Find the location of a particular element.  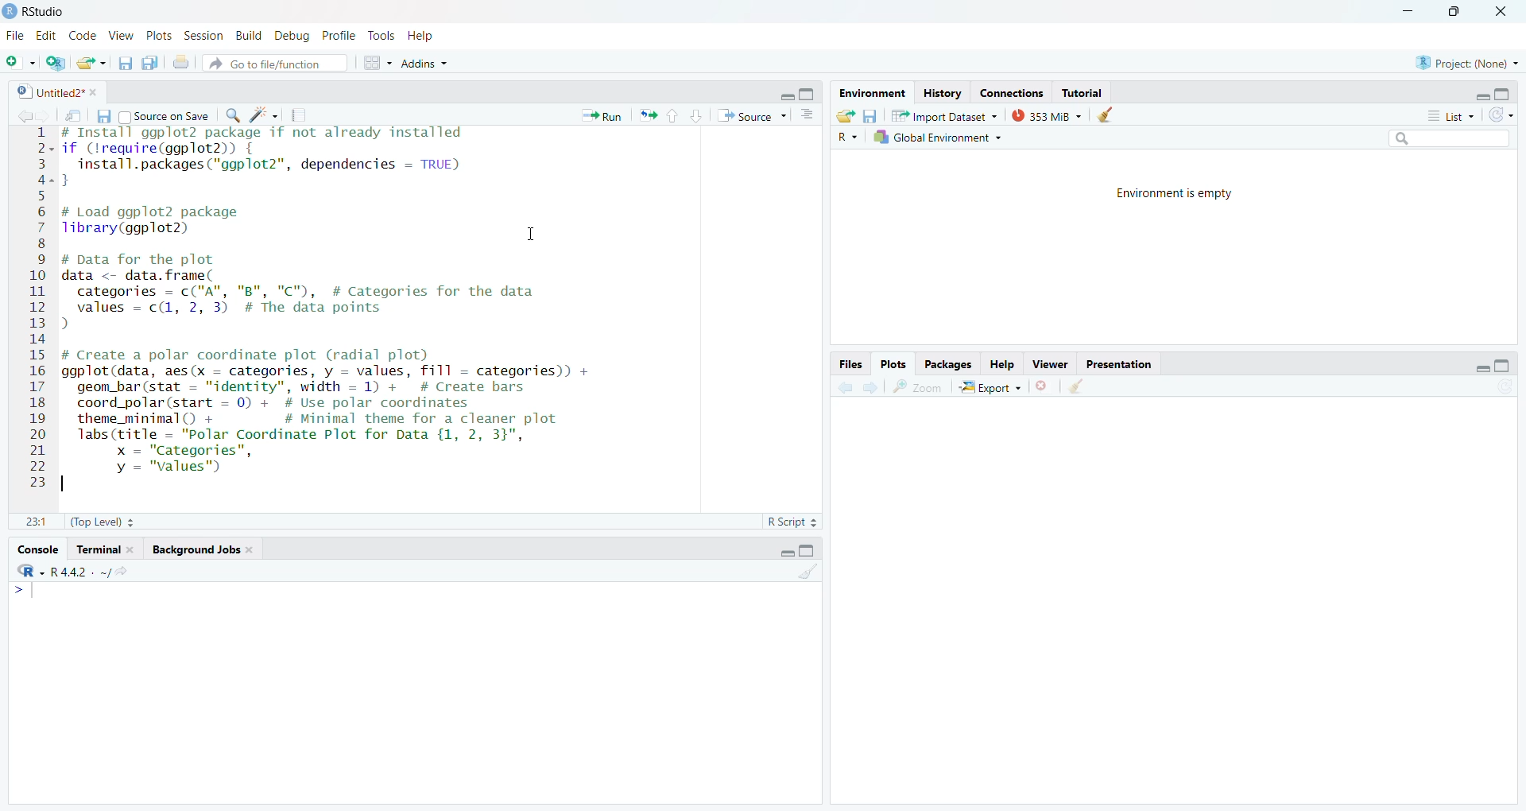

compile reports is located at coordinates (299, 114).